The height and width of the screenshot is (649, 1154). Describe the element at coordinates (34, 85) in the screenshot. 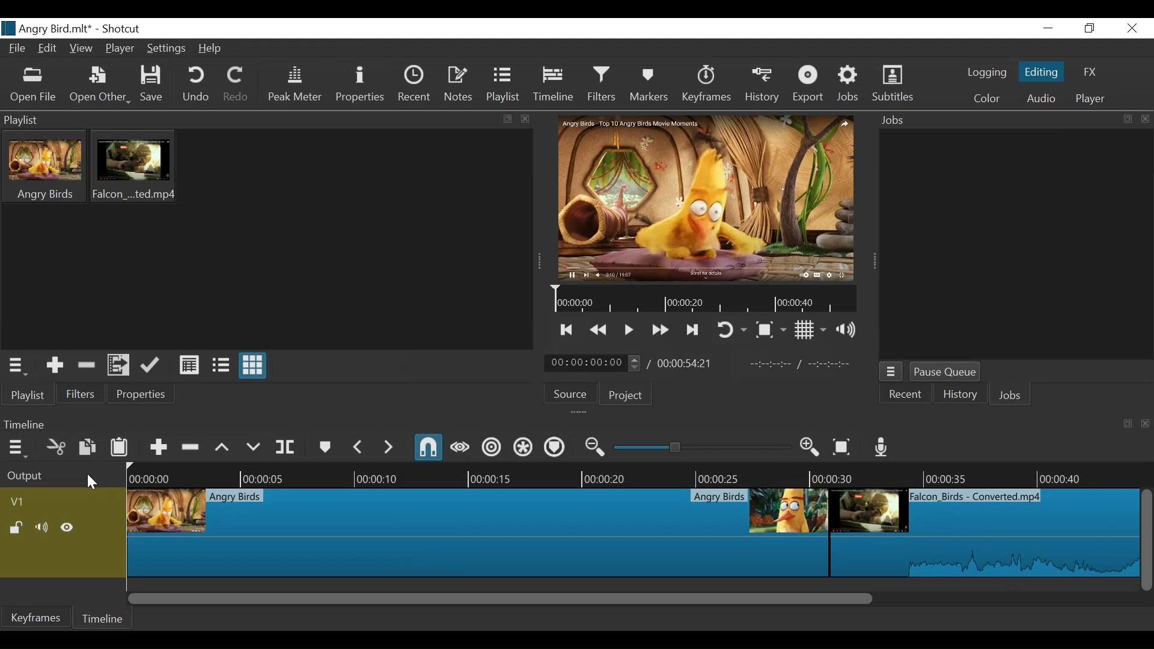

I see `Open File` at that location.